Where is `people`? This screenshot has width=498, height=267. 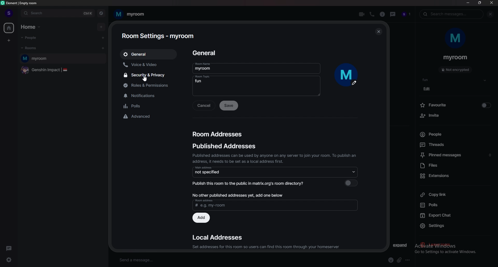 people is located at coordinates (455, 134).